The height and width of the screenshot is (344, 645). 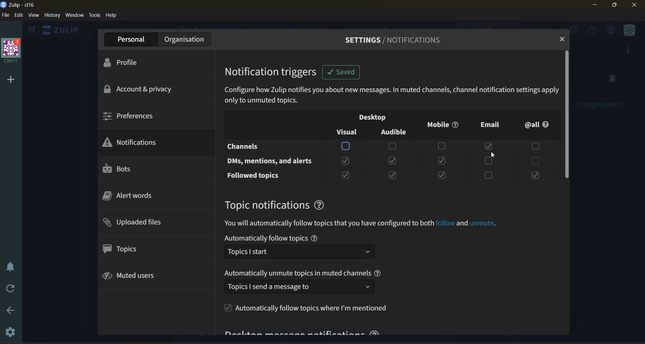 What do you see at coordinates (186, 40) in the screenshot?
I see `organisation` at bounding box center [186, 40].